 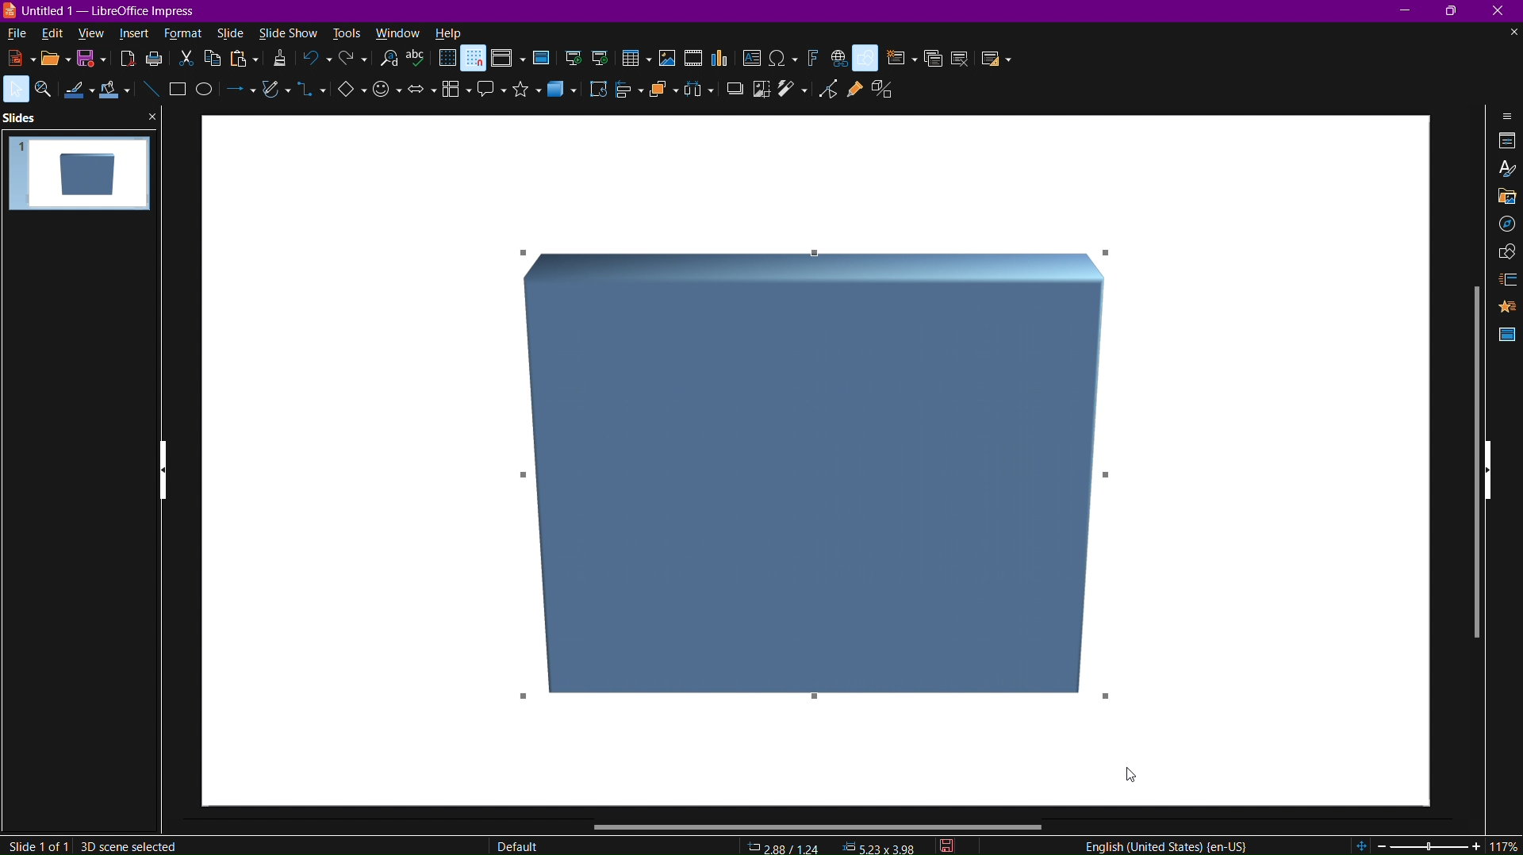 I want to click on Close, so click(x=1502, y=12).